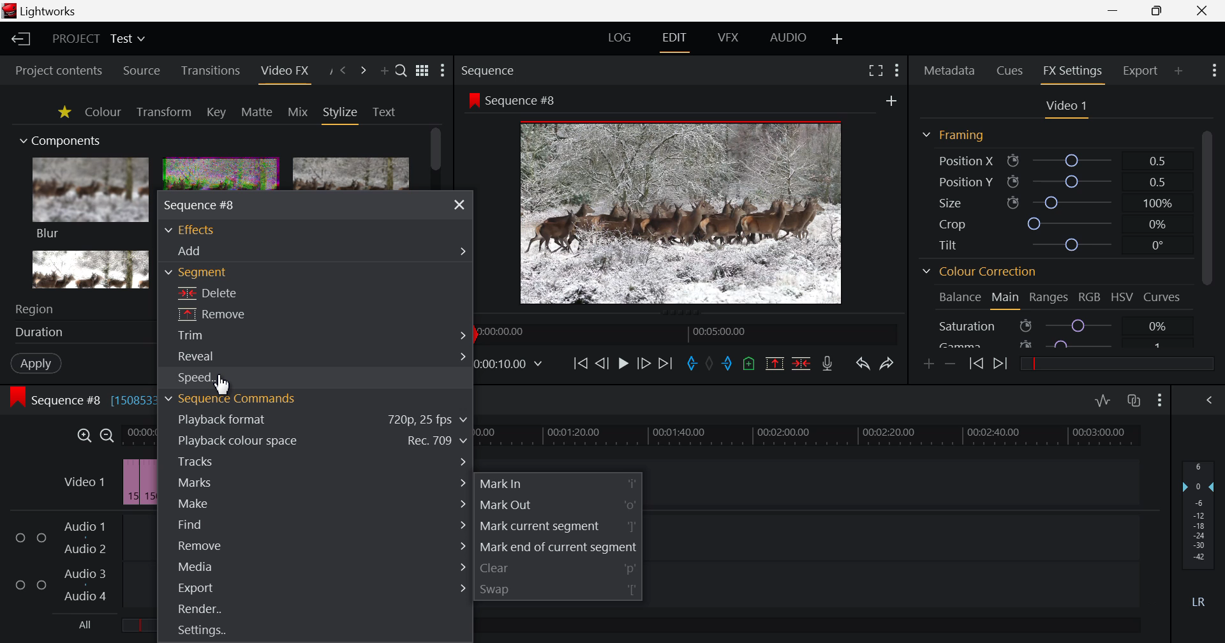  I want to click on Transform, so click(163, 112).